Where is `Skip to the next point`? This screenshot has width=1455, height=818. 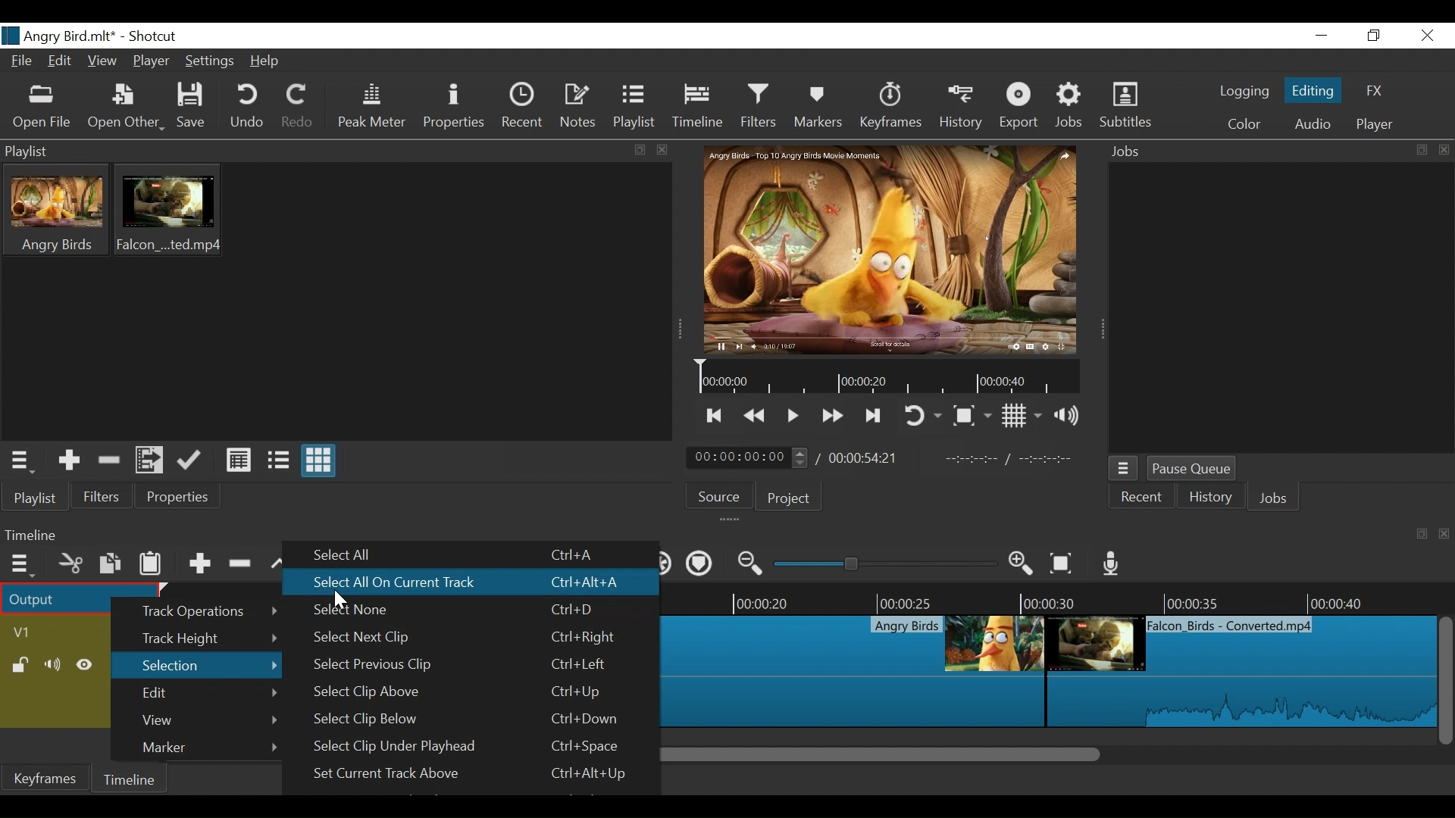 Skip to the next point is located at coordinates (871, 417).